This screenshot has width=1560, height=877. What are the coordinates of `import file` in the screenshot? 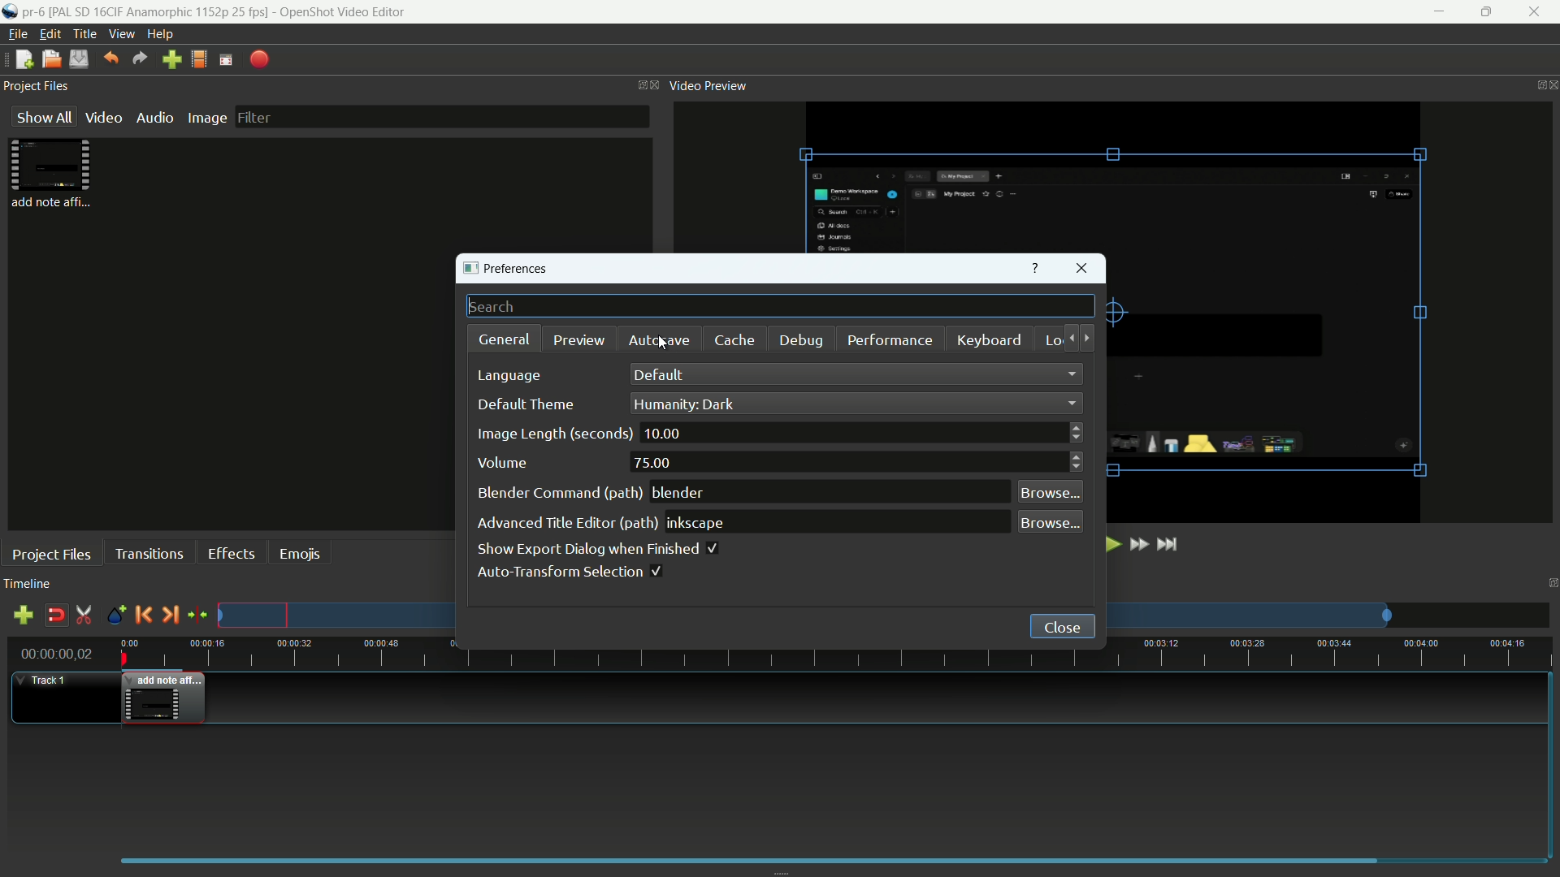 It's located at (171, 59).